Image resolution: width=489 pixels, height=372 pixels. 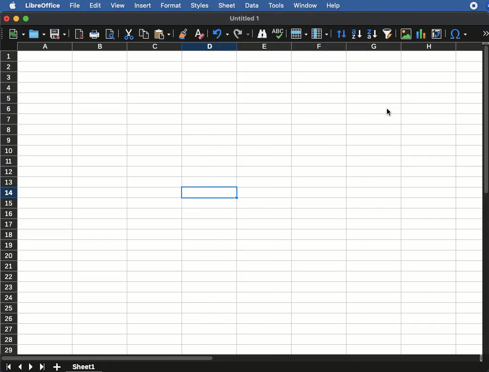 What do you see at coordinates (95, 6) in the screenshot?
I see `edit` at bounding box center [95, 6].